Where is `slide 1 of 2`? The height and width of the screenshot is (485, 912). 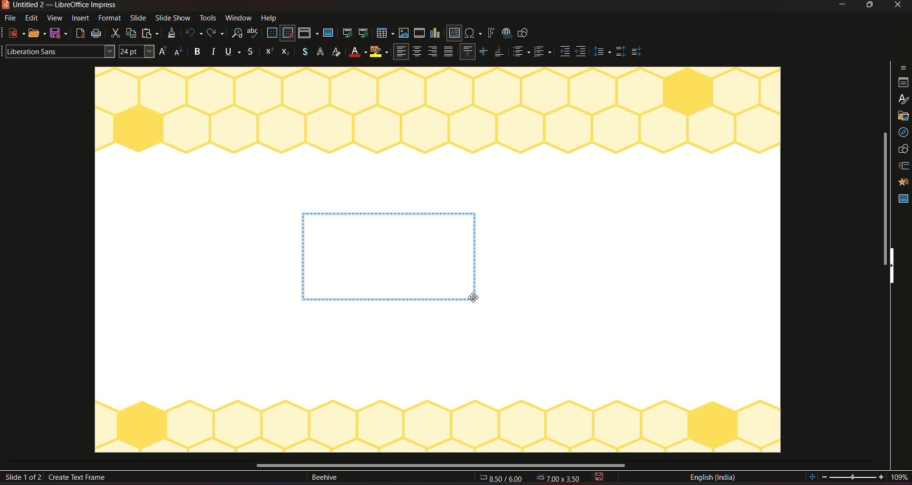
slide 1 of 2 is located at coordinates (24, 478).